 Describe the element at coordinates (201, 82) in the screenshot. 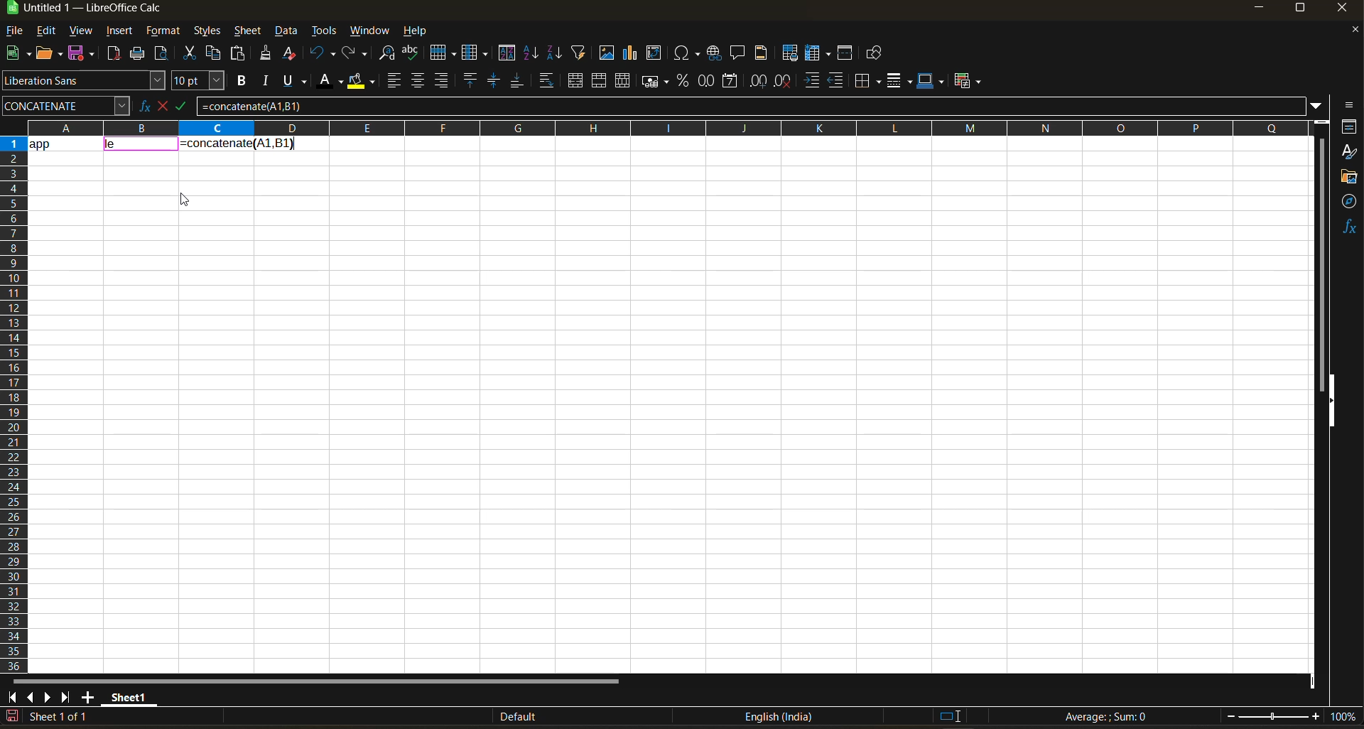

I see `font size` at that location.